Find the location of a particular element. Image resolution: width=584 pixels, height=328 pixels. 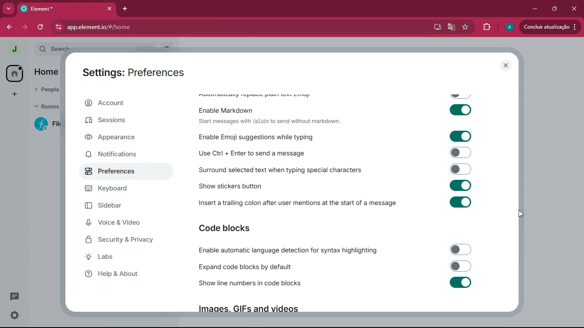

add is located at coordinates (15, 94).